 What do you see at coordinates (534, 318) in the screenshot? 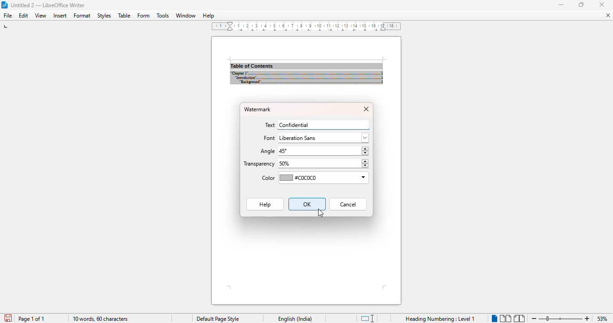
I see `zoom out` at bounding box center [534, 318].